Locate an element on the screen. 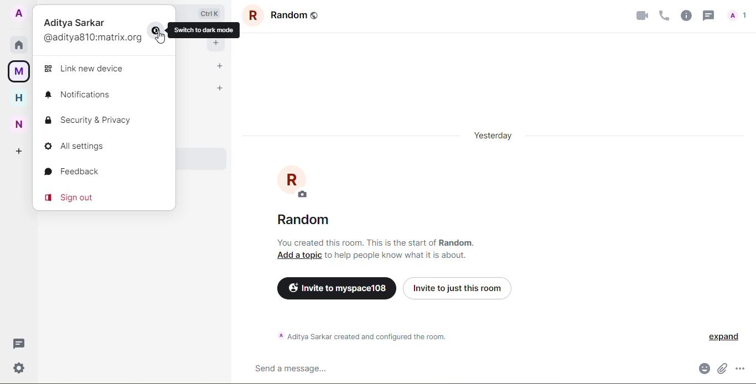 The height and width of the screenshot is (384, 756). video call is located at coordinates (638, 15).